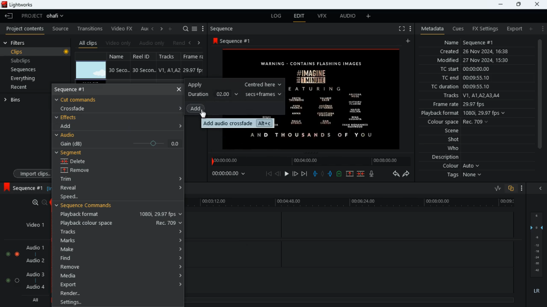 The width and height of the screenshot is (547, 307). I want to click on end, so click(305, 174).